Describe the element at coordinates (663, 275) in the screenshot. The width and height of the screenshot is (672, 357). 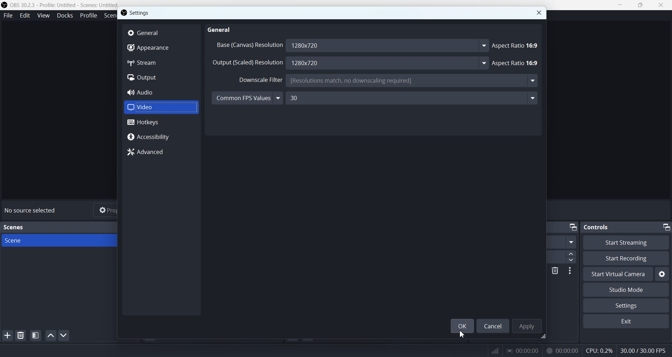
I see `Settings` at that location.